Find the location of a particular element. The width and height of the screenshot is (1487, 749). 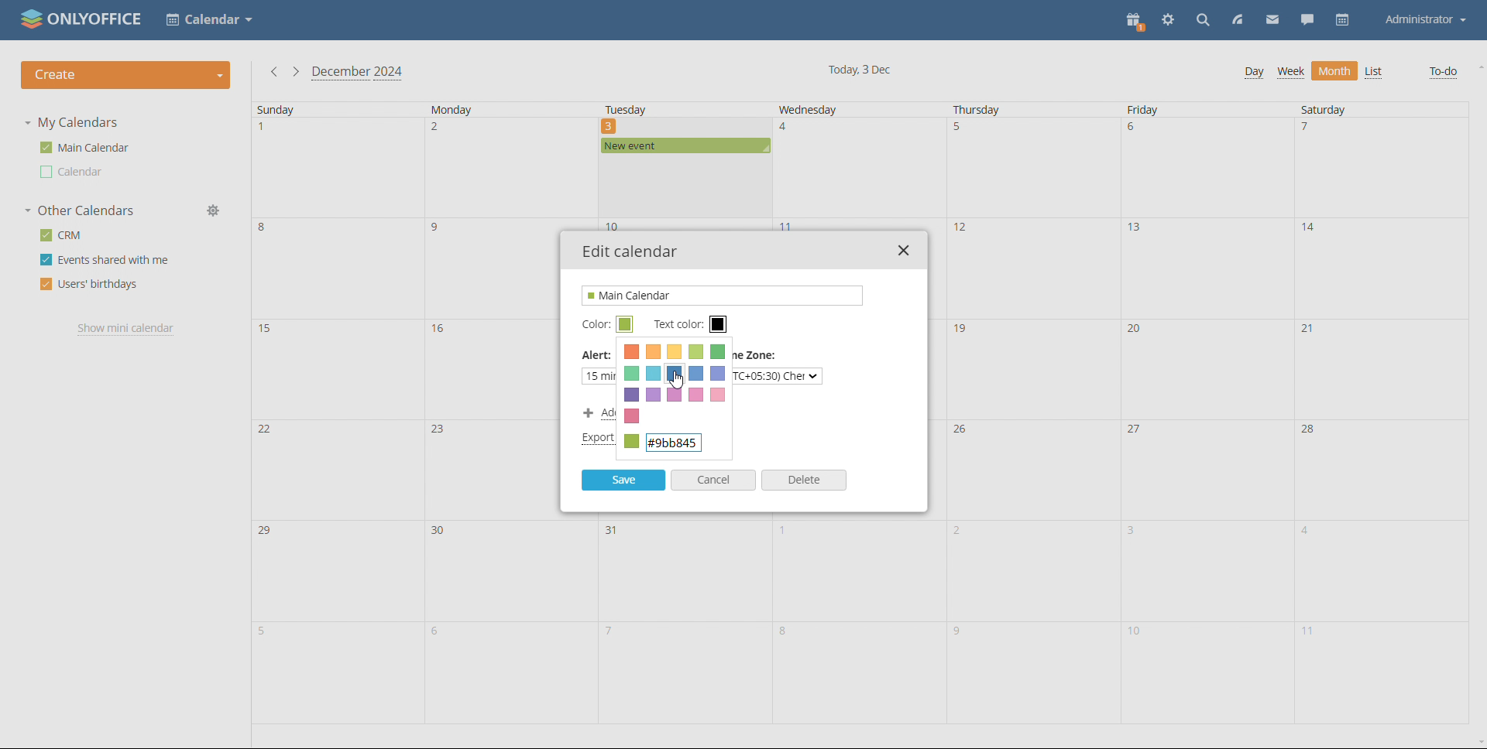

feed is located at coordinates (1239, 21).